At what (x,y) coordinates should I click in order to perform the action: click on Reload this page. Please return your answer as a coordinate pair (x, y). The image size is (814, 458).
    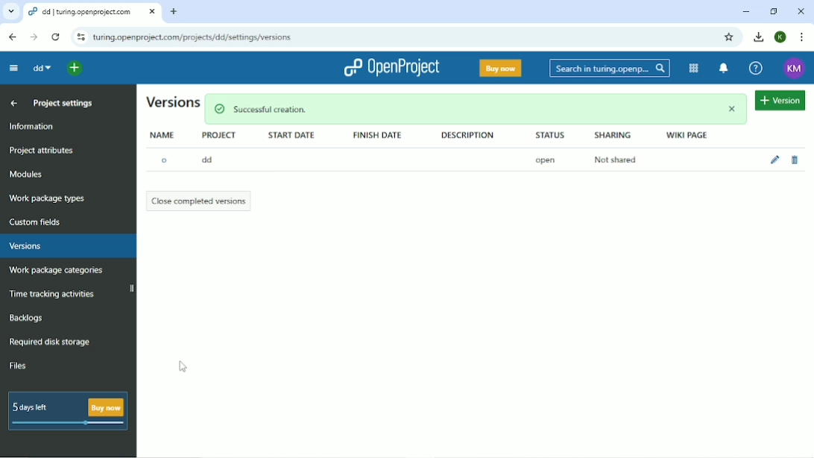
    Looking at the image, I should click on (55, 37).